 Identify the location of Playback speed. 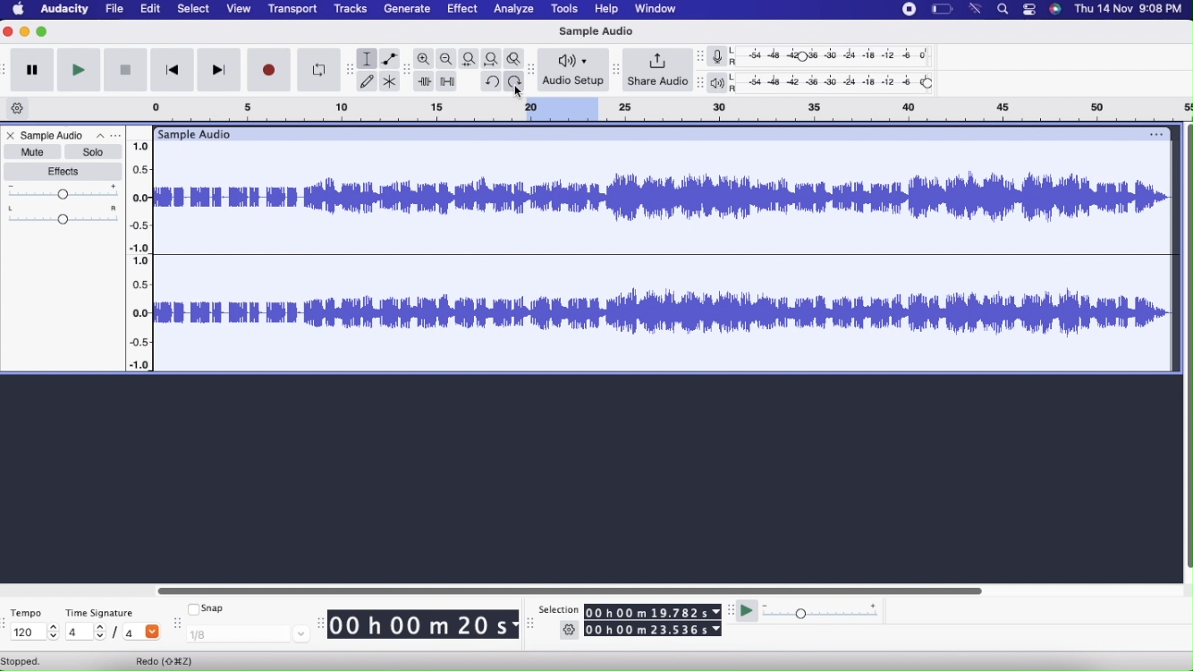
(820, 612).